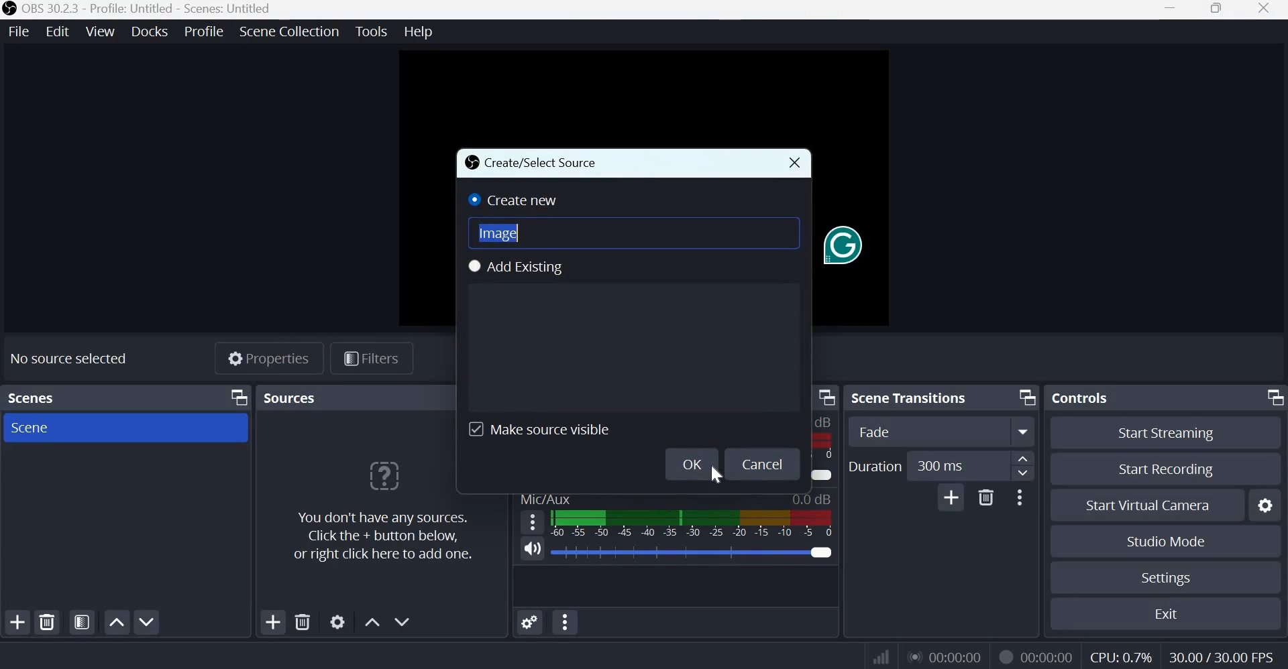 This screenshot has width=1288, height=669. Describe the element at coordinates (1026, 475) in the screenshot. I see `Decrease` at that location.